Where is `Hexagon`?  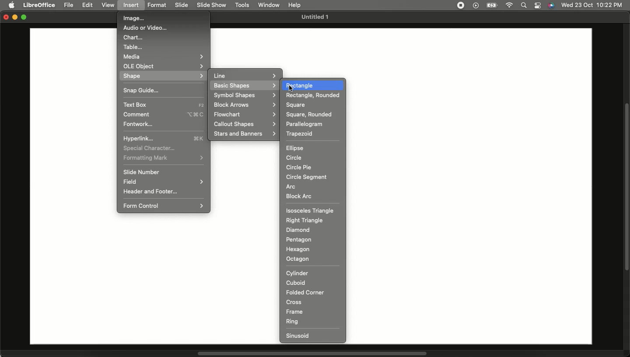 Hexagon is located at coordinates (299, 249).